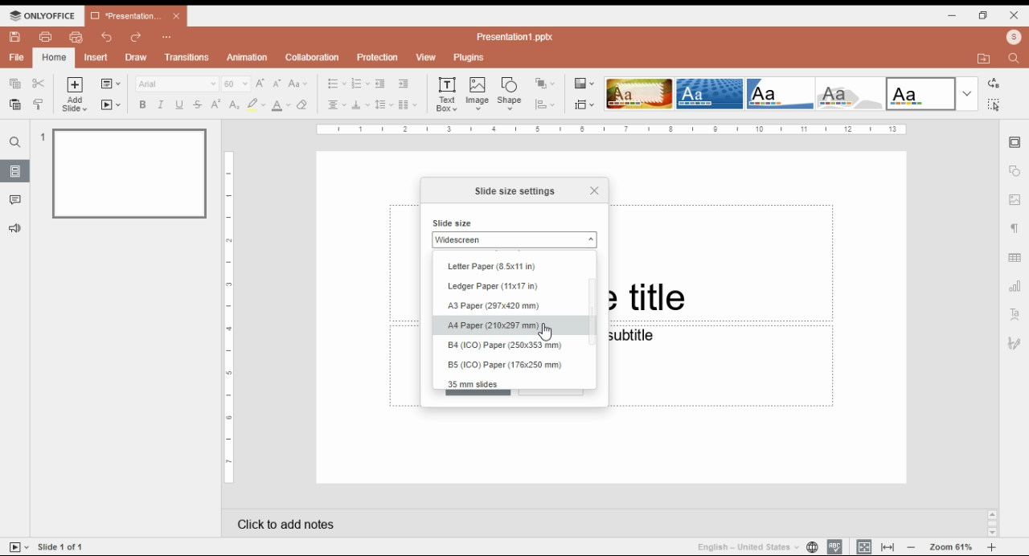  What do you see at coordinates (260, 83) in the screenshot?
I see `increment font size` at bounding box center [260, 83].